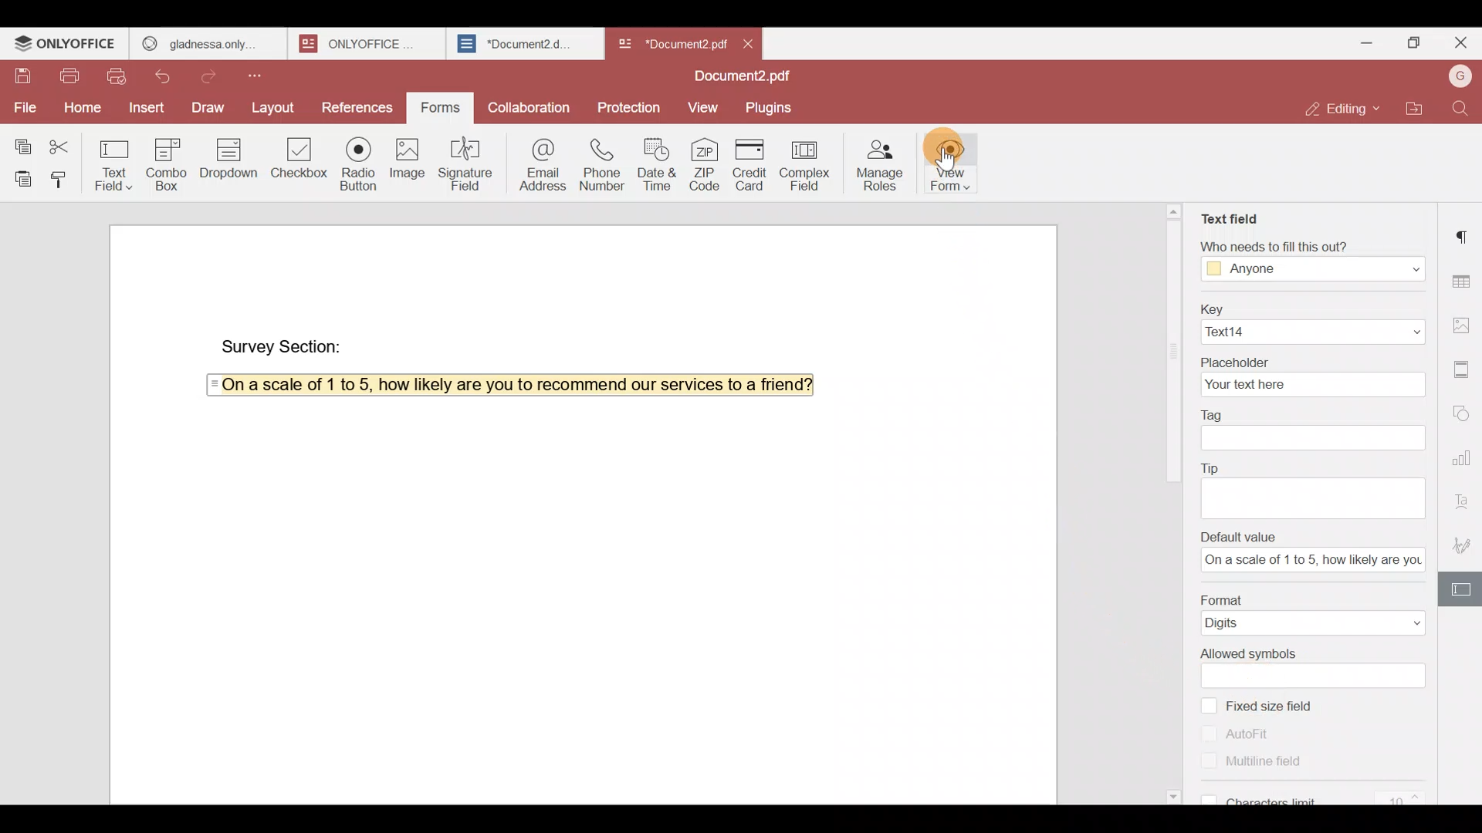 The height and width of the screenshot is (833, 1482). Describe the element at coordinates (24, 107) in the screenshot. I see `File` at that location.